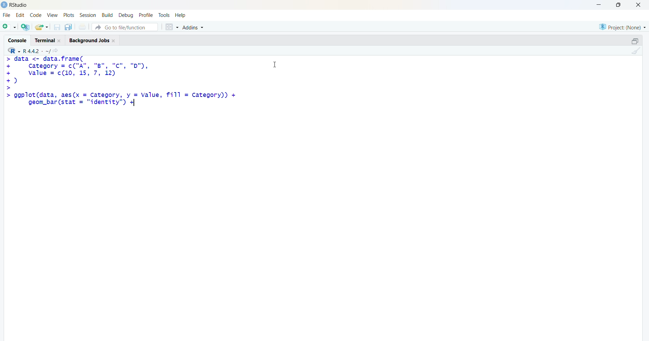 The image size is (649, 341). What do you see at coordinates (107, 15) in the screenshot?
I see `build` at bounding box center [107, 15].